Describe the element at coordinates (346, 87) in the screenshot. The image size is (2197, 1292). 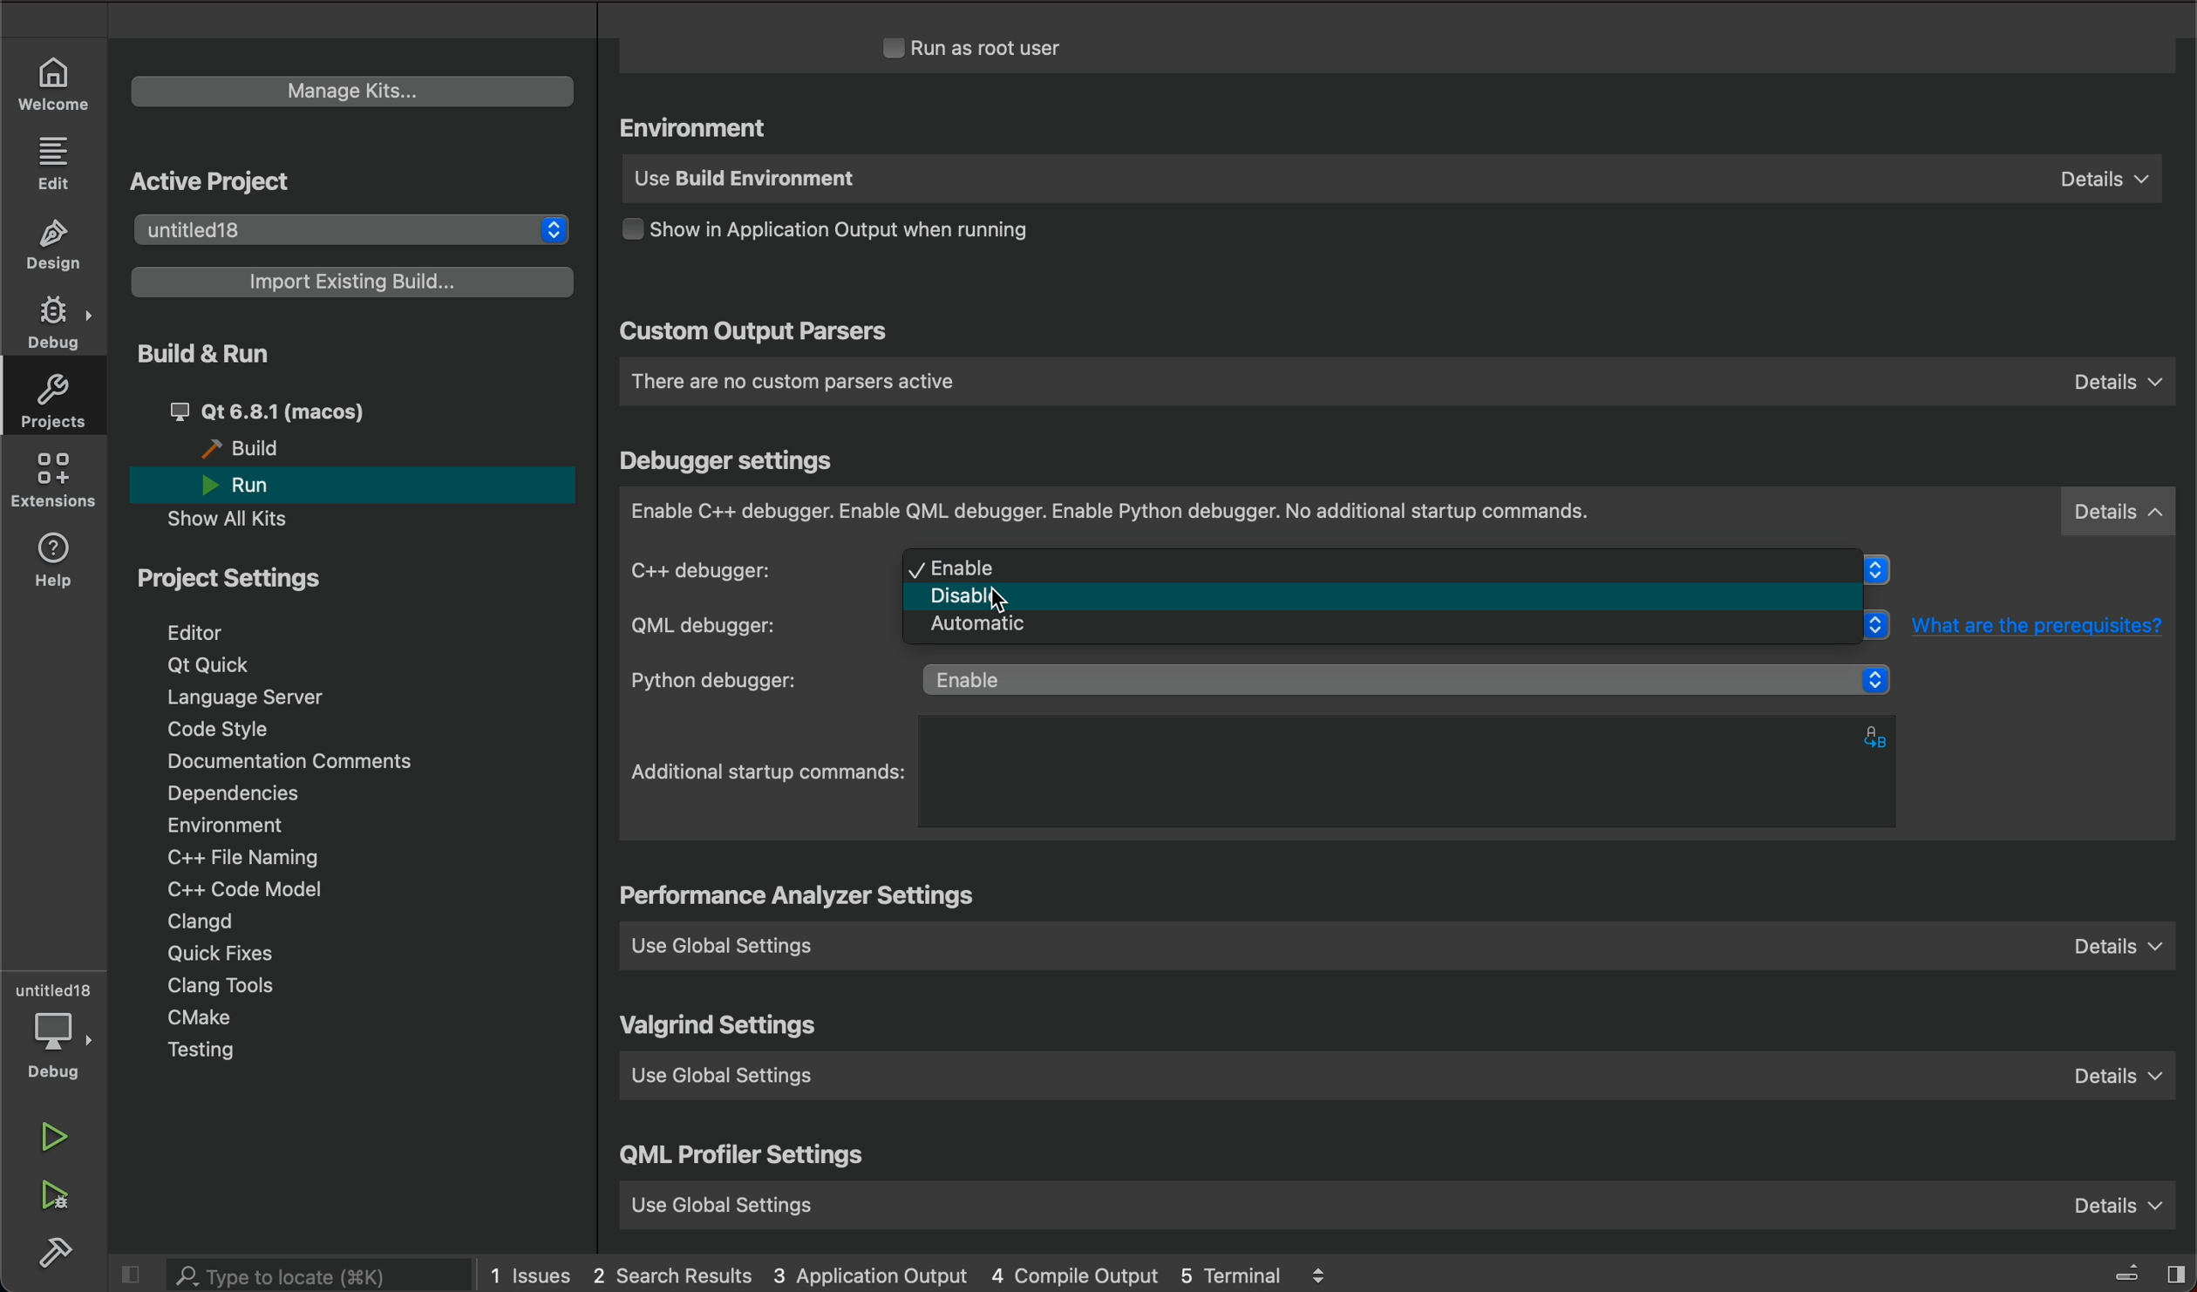
I see `manage kits` at that location.